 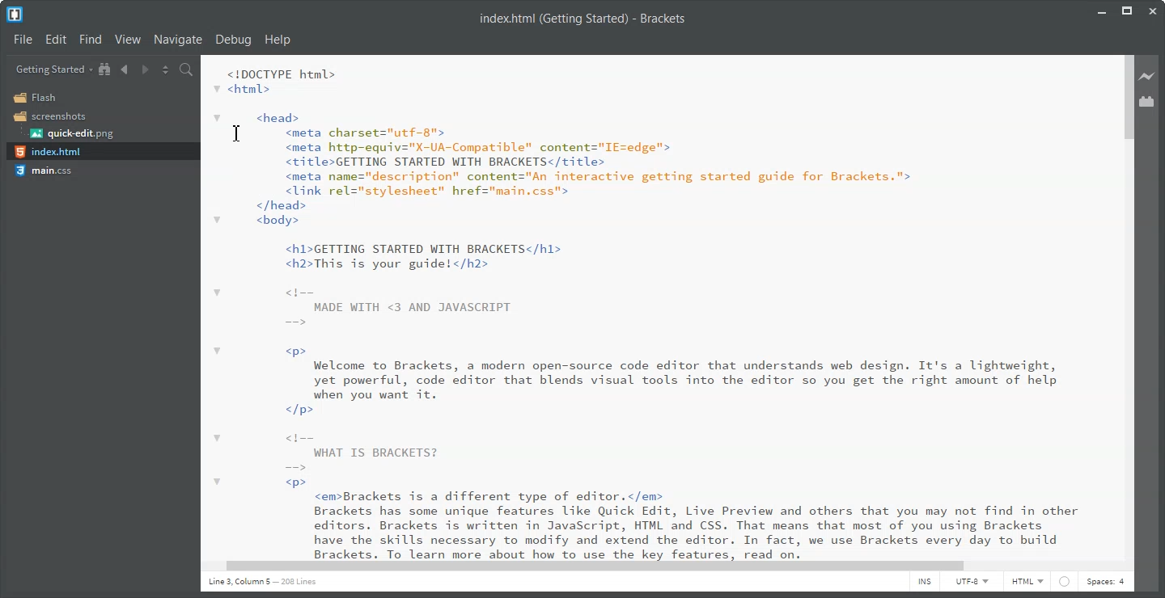 What do you see at coordinates (1153, 10) in the screenshot?
I see `Close` at bounding box center [1153, 10].